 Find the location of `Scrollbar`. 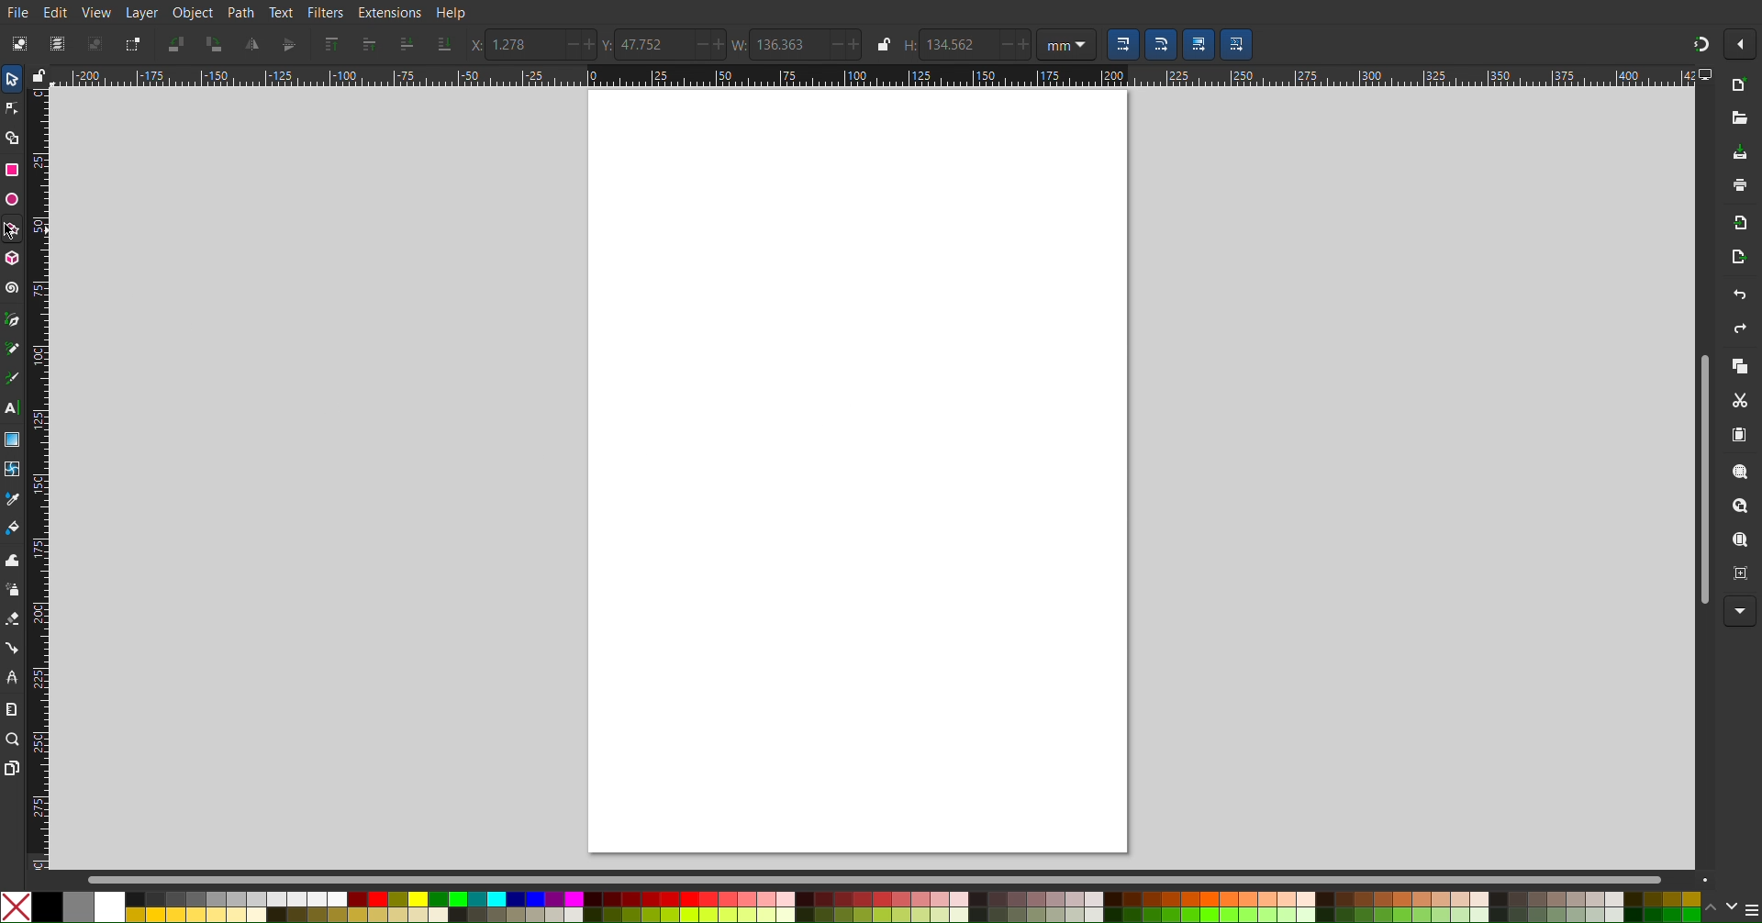

Scrollbar is located at coordinates (1700, 478).